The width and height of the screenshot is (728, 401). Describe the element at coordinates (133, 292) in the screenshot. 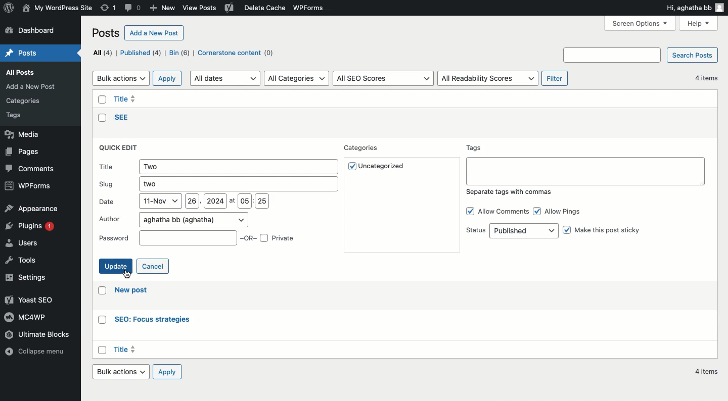

I see `New post` at that location.